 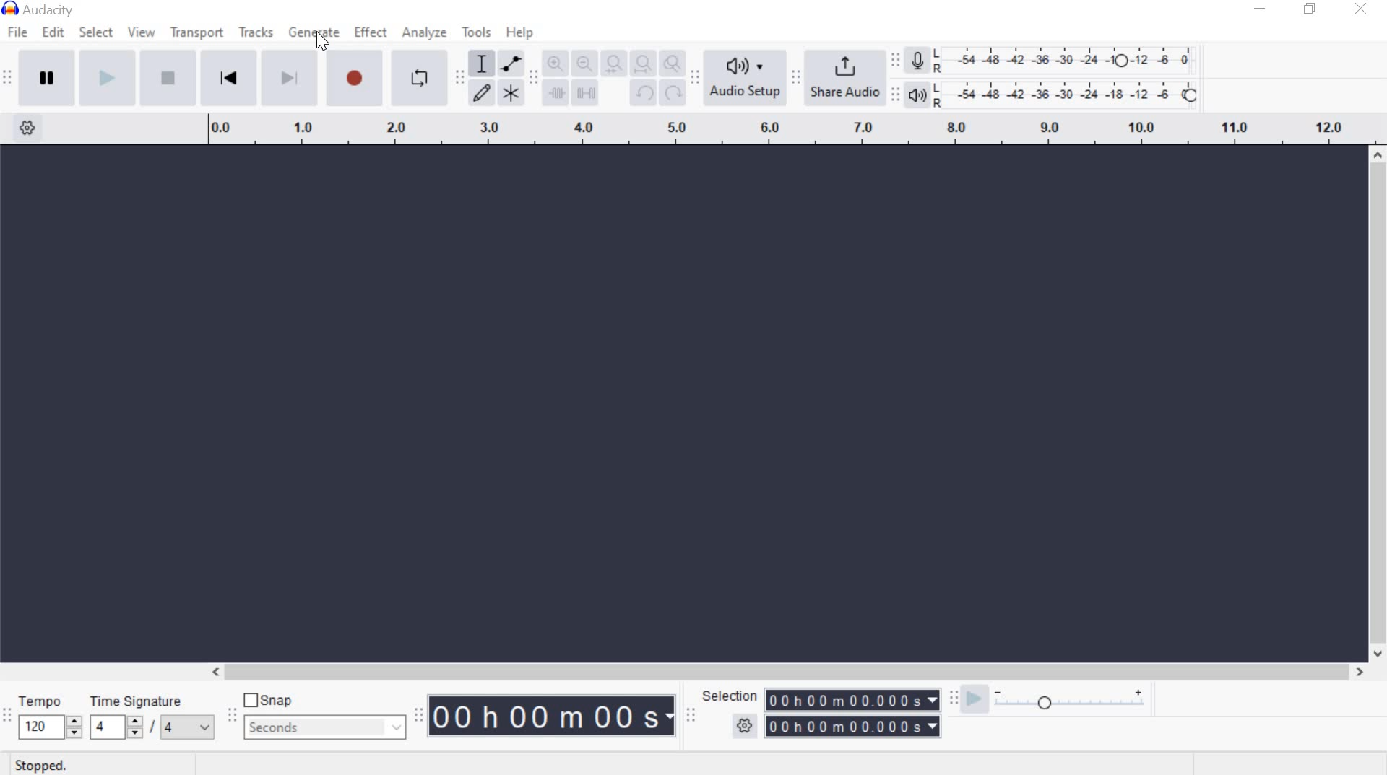 What do you see at coordinates (509, 64) in the screenshot?
I see `Envelope tool` at bounding box center [509, 64].